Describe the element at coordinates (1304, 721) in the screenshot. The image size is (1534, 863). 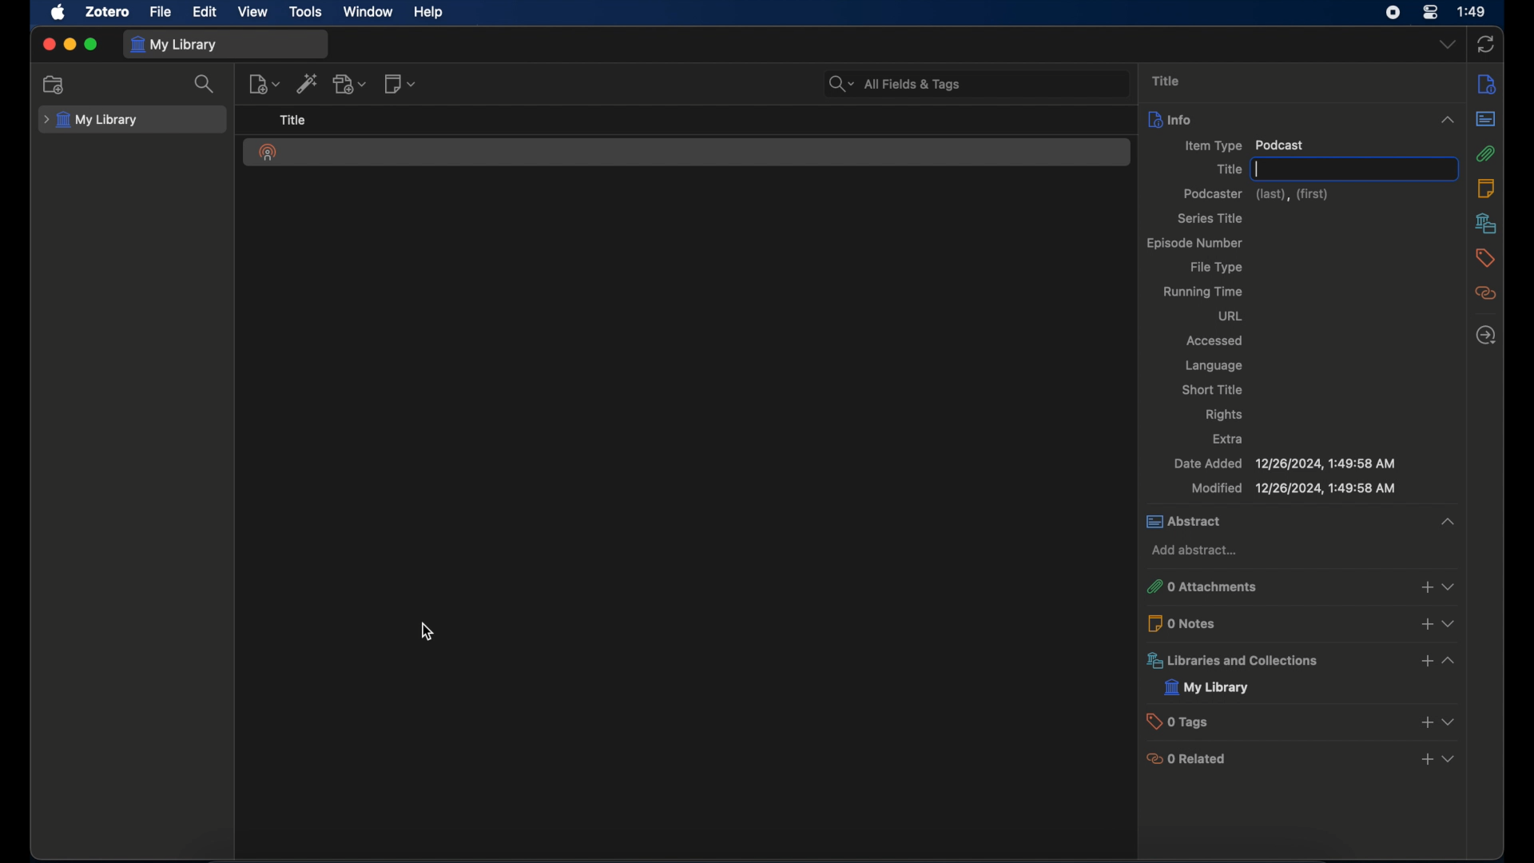
I see `0 tags` at that location.